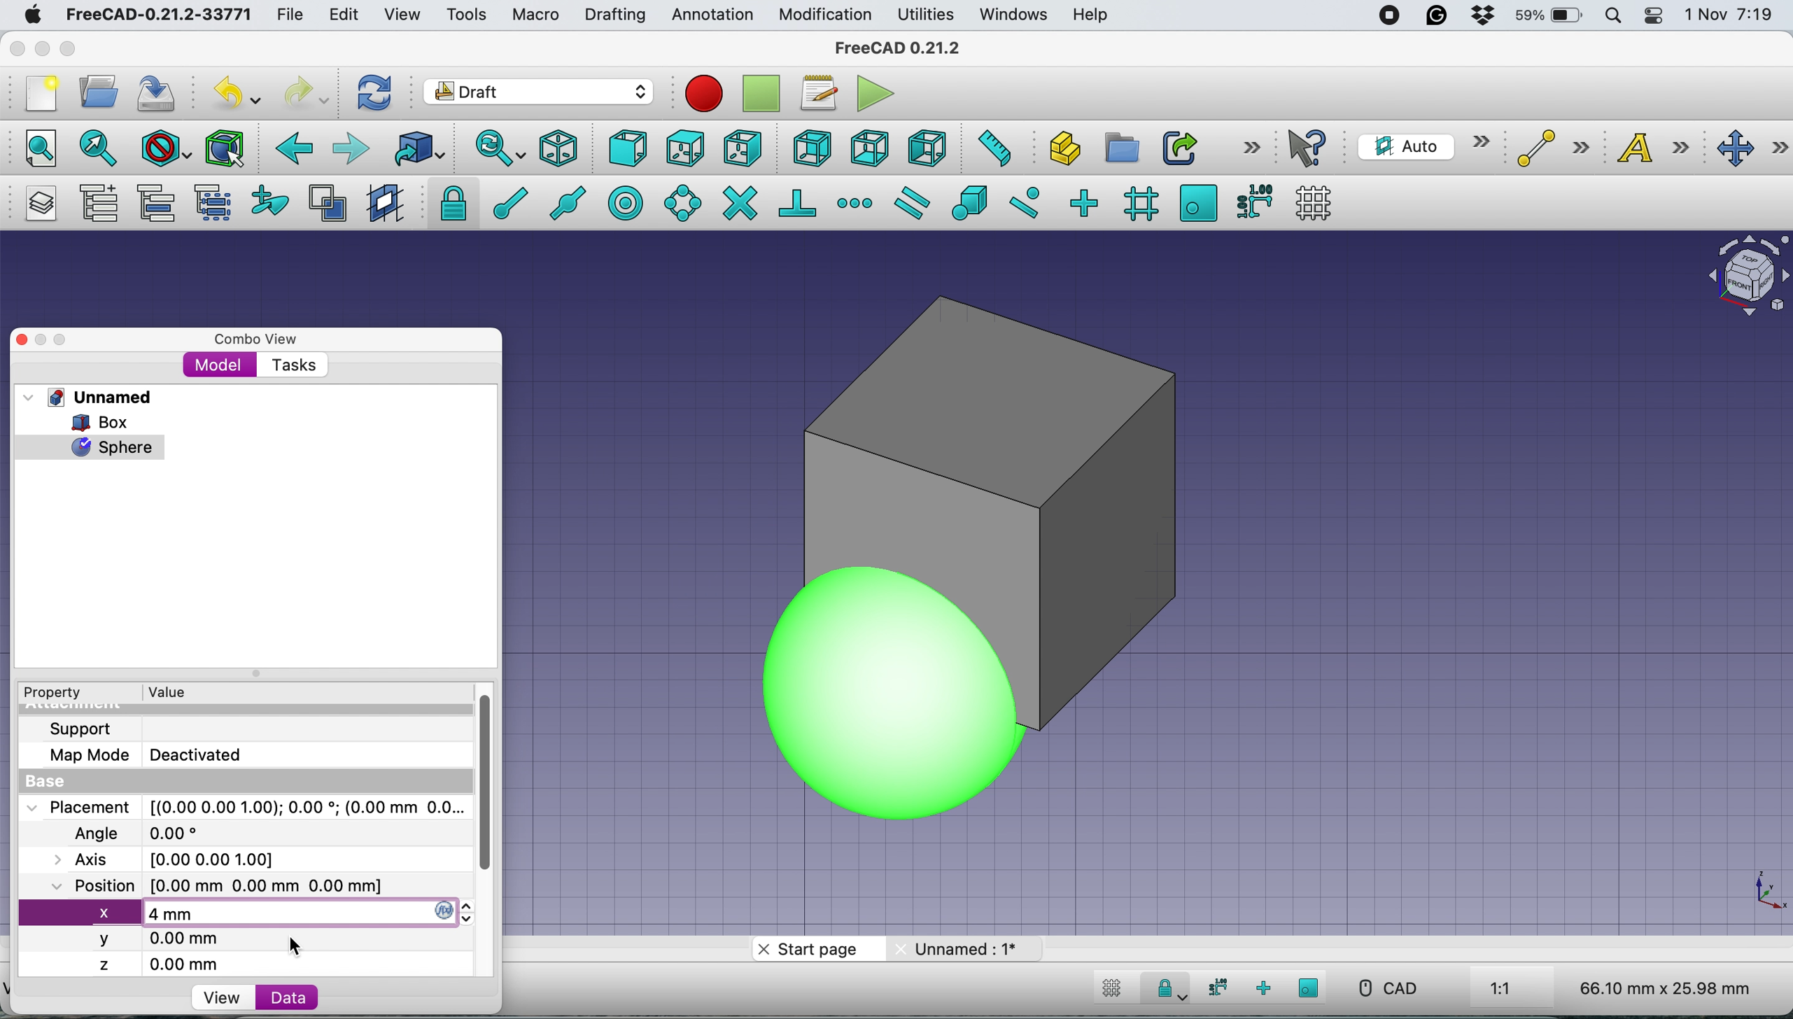 The image size is (1793, 1019). Describe the element at coordinates (810, 148) in the screenshot. I see `rear` at that location.